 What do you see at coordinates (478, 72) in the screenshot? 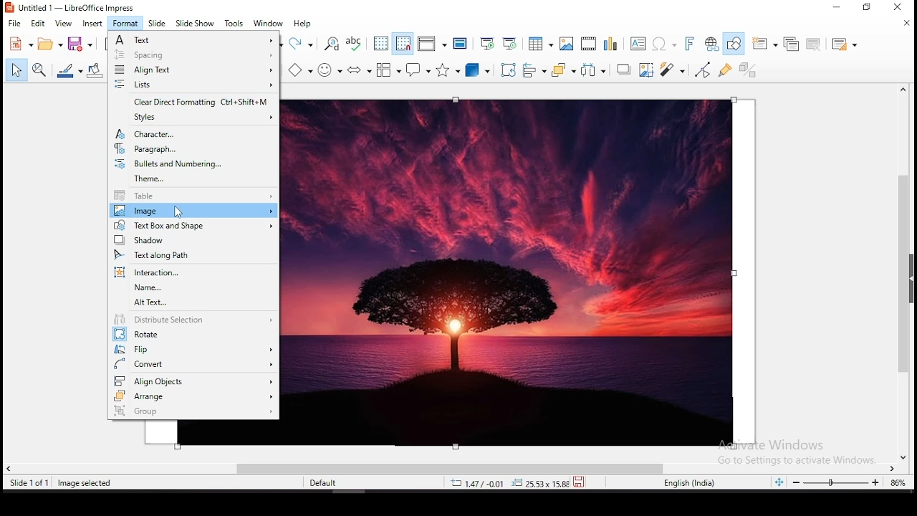
I see `3D shapes` at bounding box center [478, 72].